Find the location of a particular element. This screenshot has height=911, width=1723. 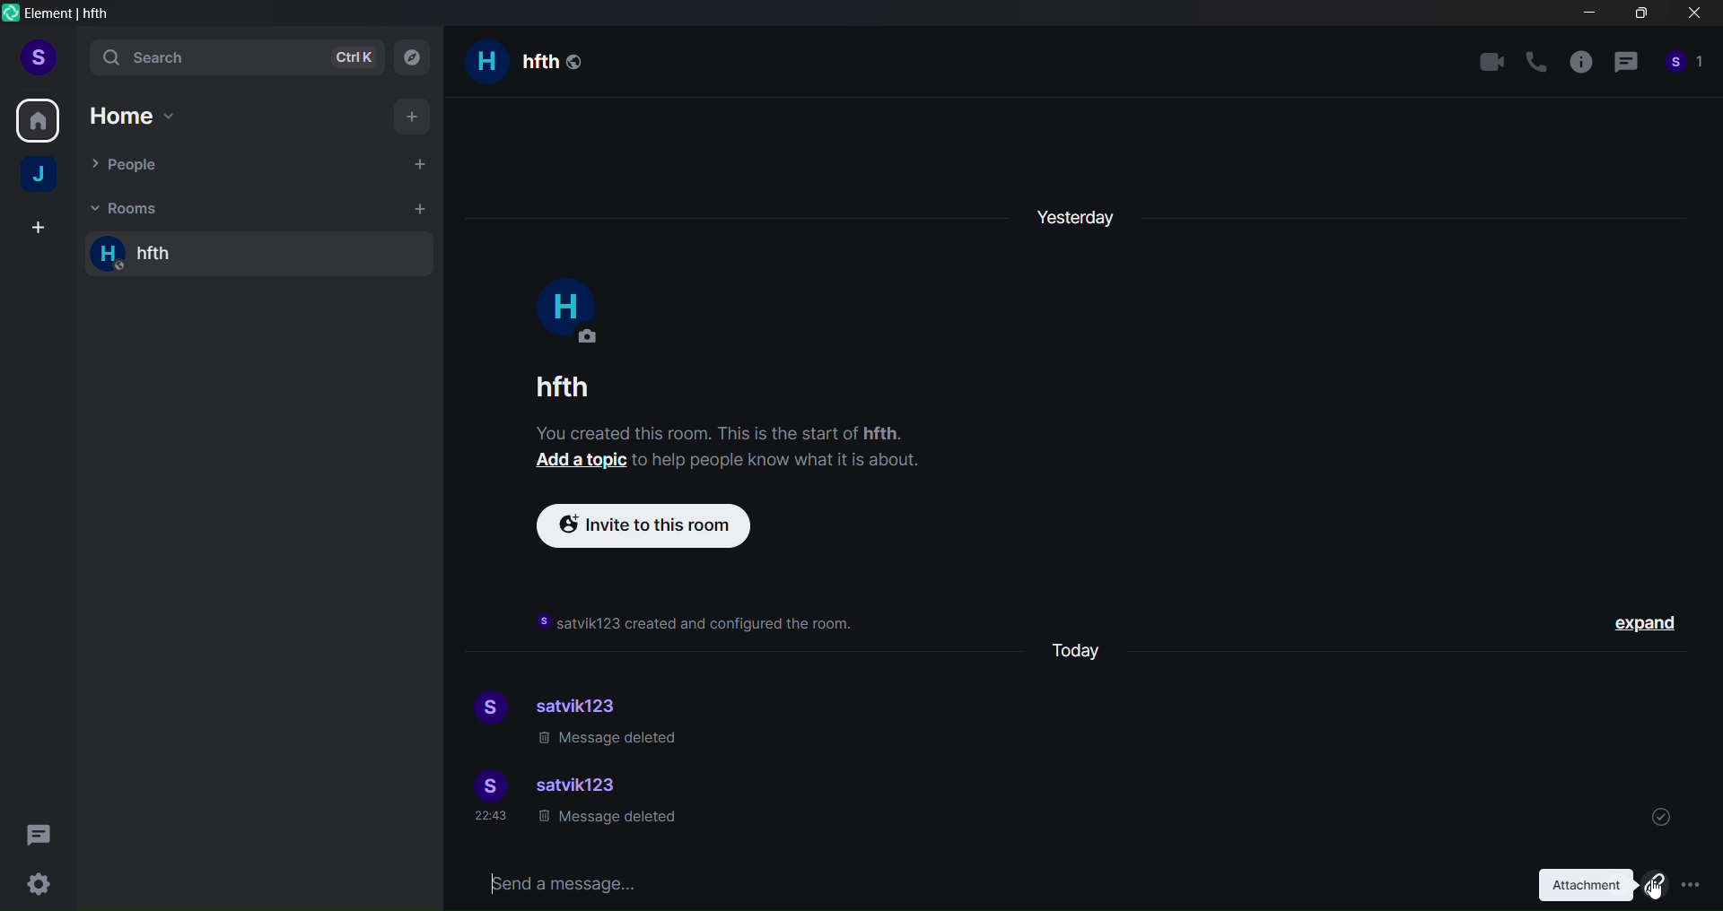

Cursor is located at coordinates (1655, 885).